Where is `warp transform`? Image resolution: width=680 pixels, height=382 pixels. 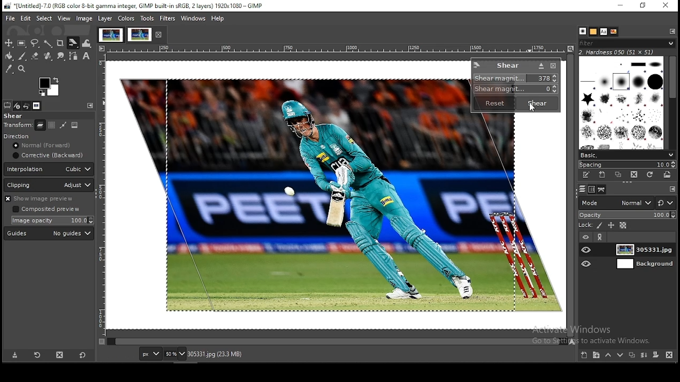 warp transform is located at coordinates (89, 44).